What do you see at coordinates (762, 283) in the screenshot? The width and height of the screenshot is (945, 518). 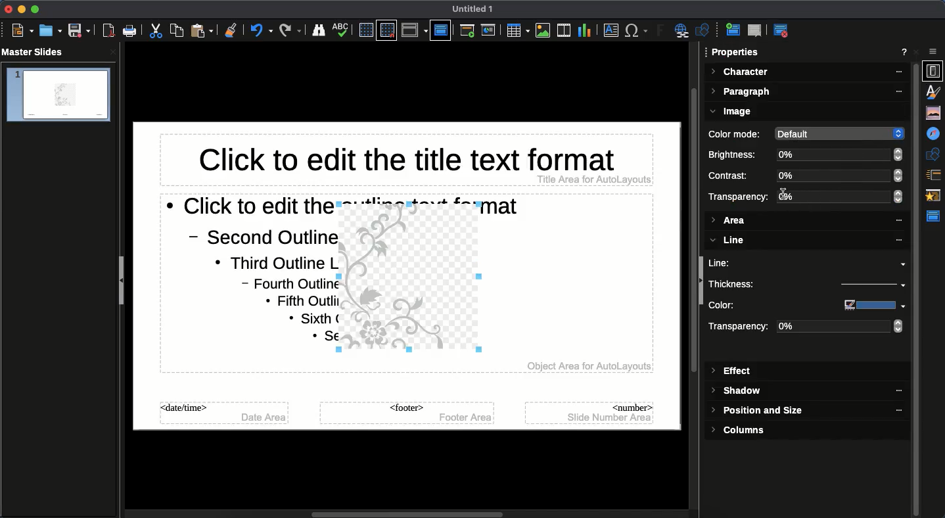 I see `Thickness` at bounding box center [762, 283].